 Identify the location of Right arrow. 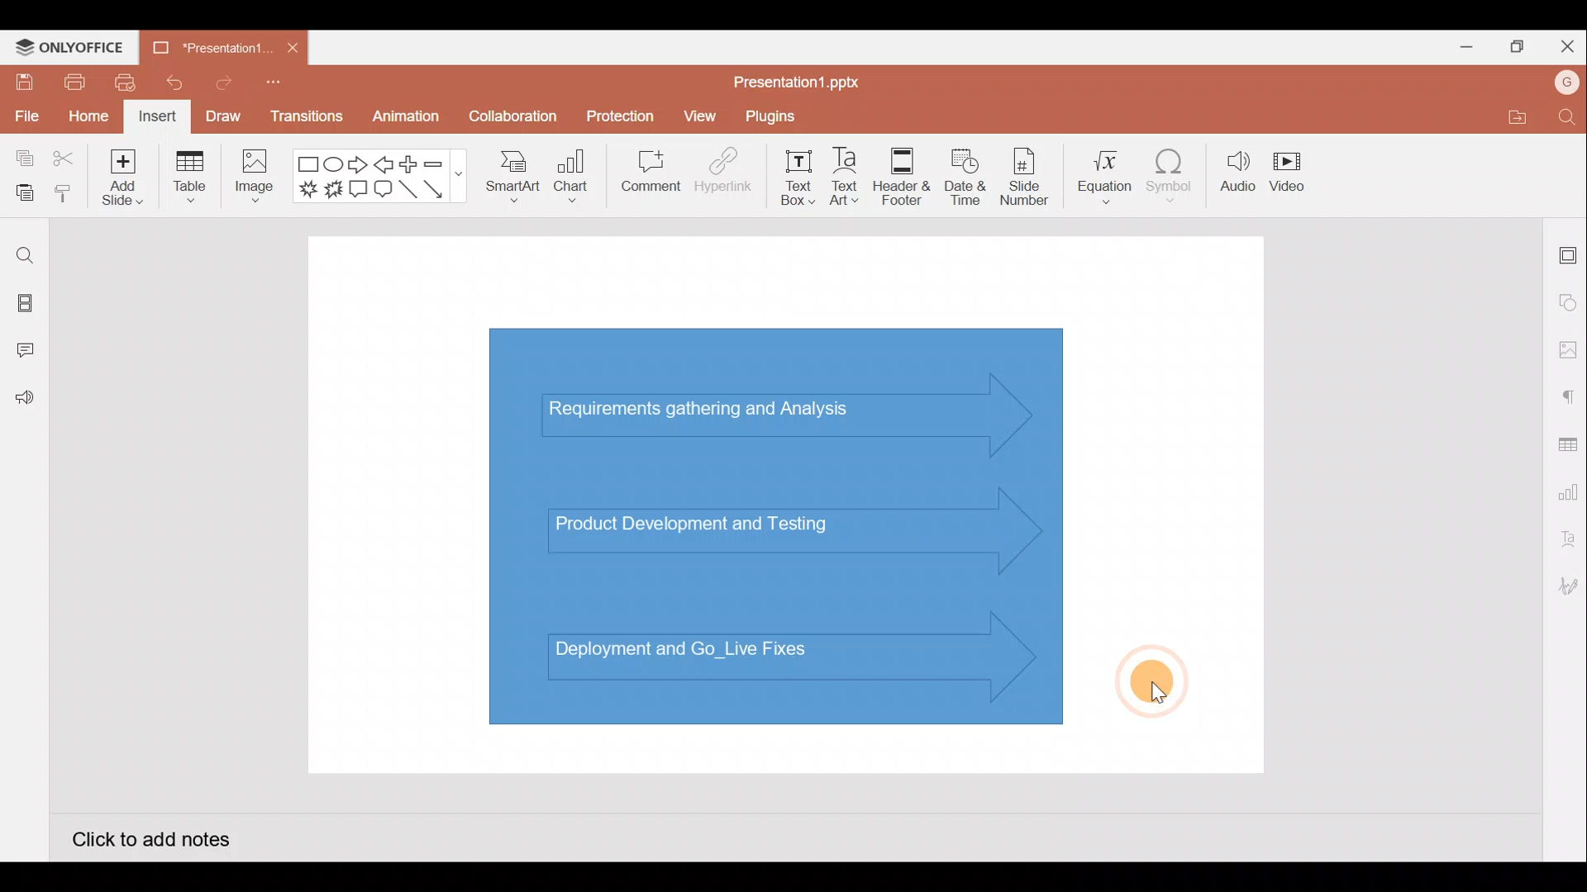
(358, 165).